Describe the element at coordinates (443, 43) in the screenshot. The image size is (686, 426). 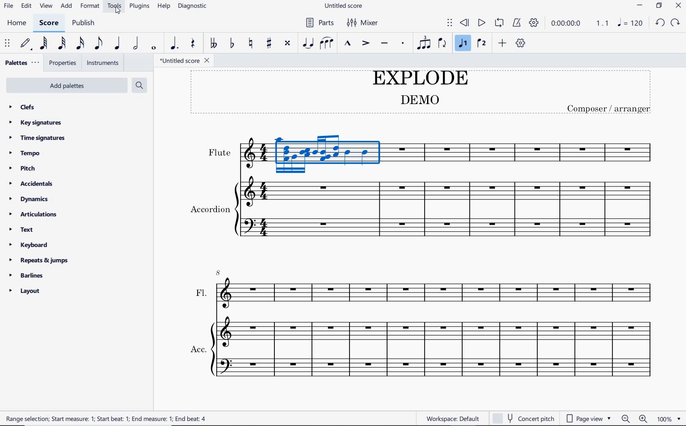
I see `flip direction` at that location.